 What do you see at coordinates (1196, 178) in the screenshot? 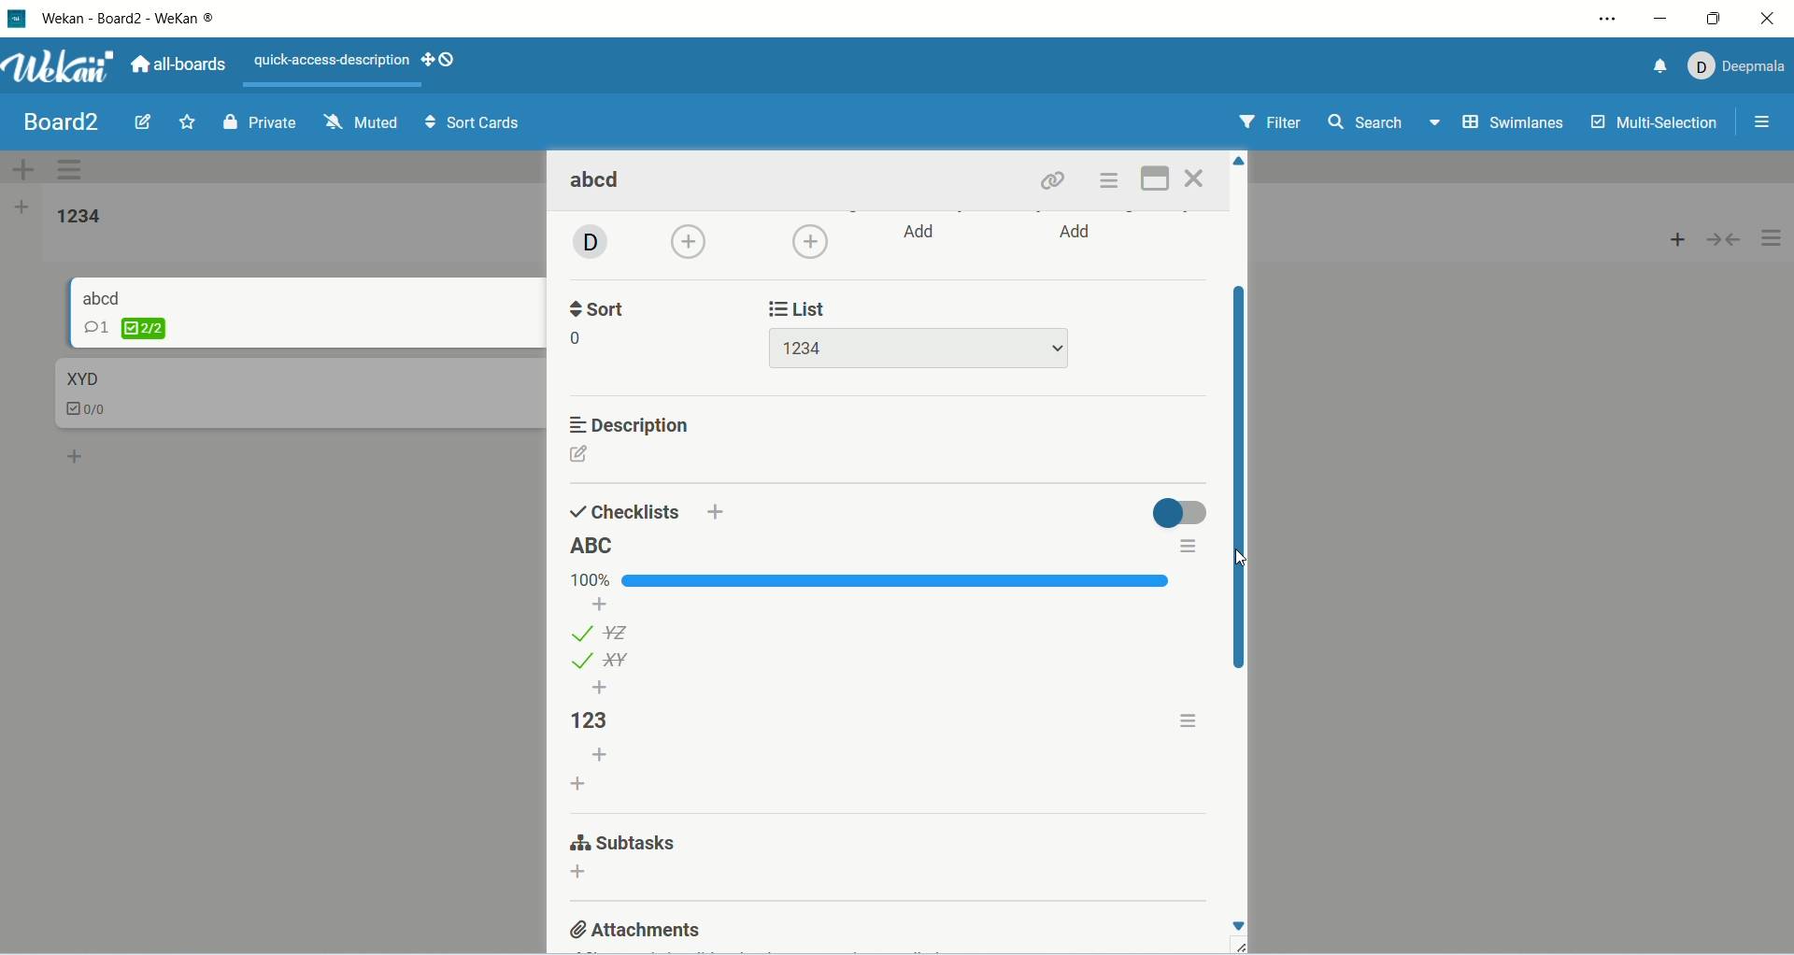
I see `close` at bounding box center [1196, 178].